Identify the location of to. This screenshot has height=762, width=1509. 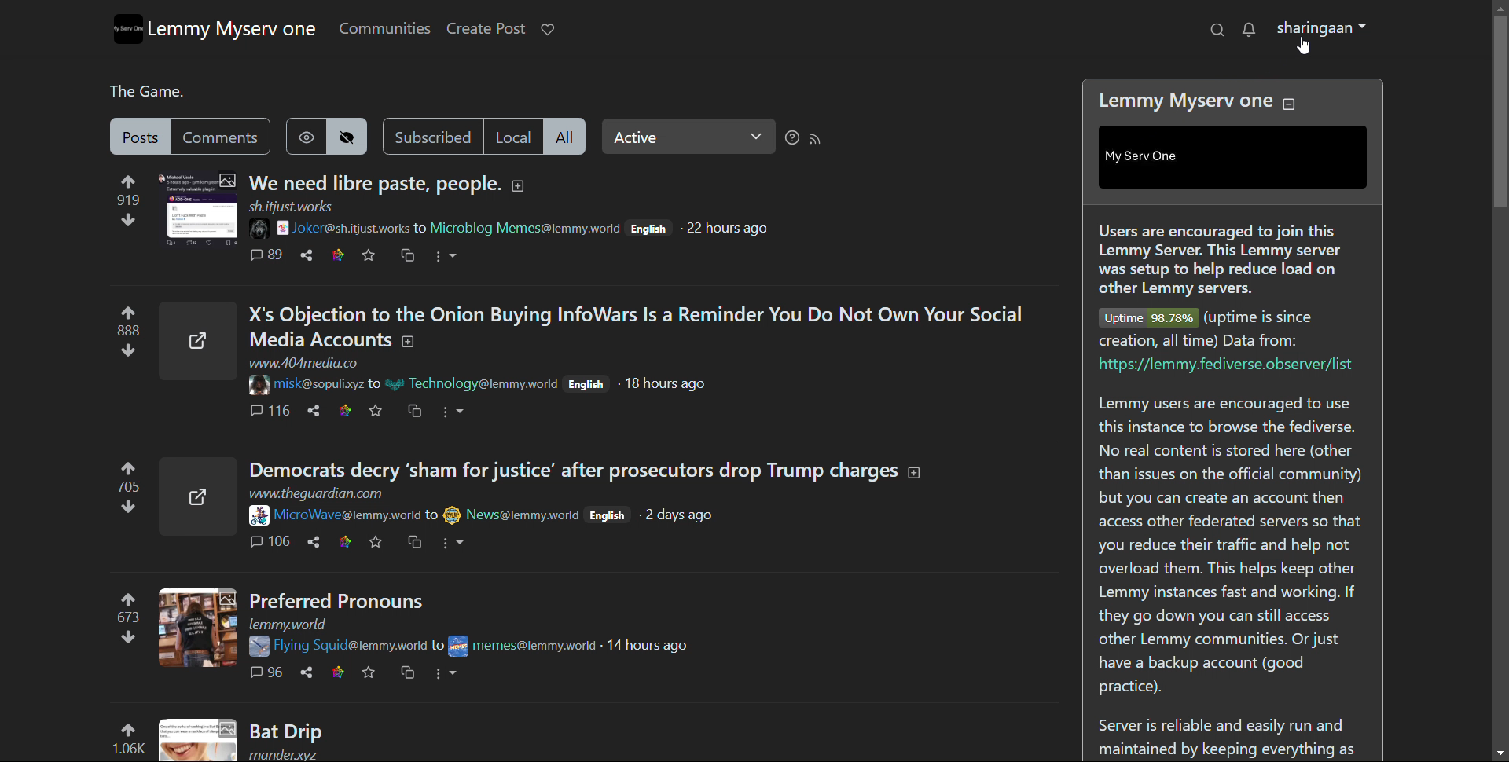
(417, 226).